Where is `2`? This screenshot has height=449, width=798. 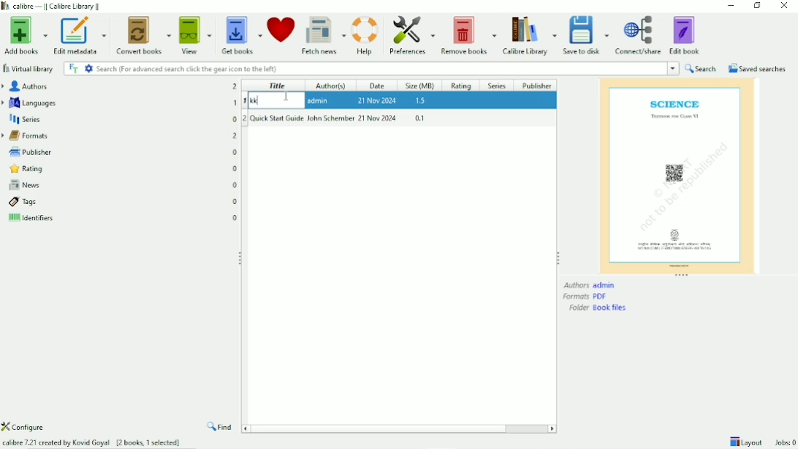
2 is located at coordinates (235, 86).